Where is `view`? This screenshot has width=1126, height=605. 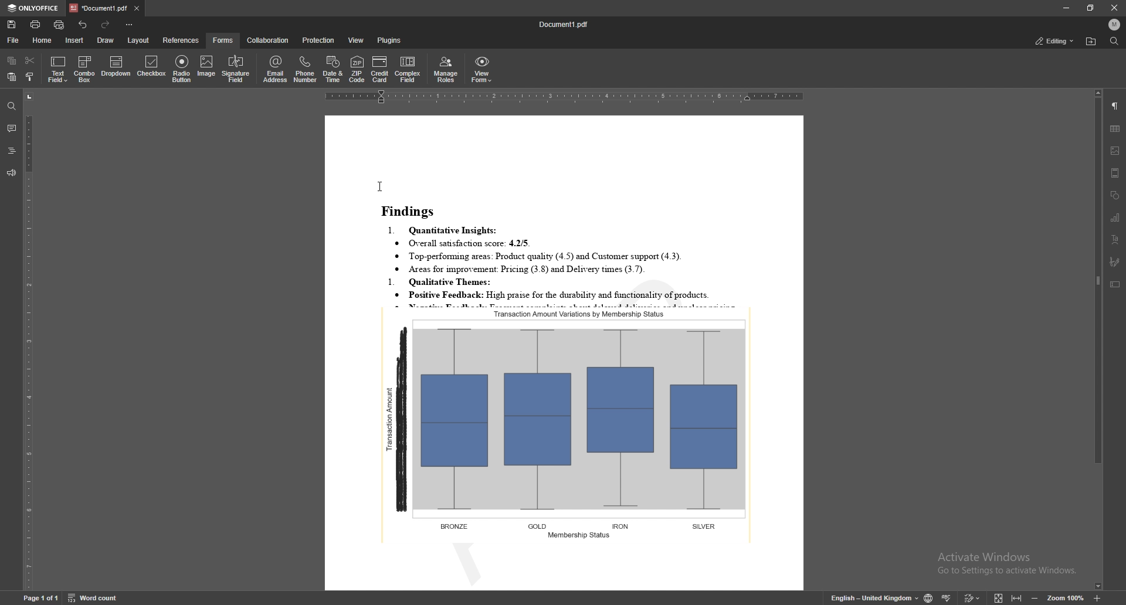
view is located at coordinates (357, 40).